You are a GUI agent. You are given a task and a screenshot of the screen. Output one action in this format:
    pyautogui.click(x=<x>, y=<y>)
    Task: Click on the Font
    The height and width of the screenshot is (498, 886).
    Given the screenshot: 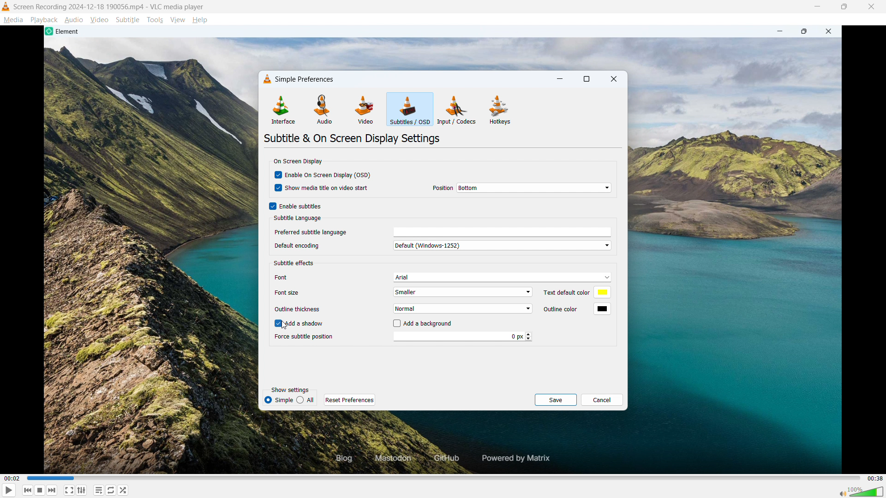 What is the action you would take?
    pyautogui.click(x=297, y=277)
    